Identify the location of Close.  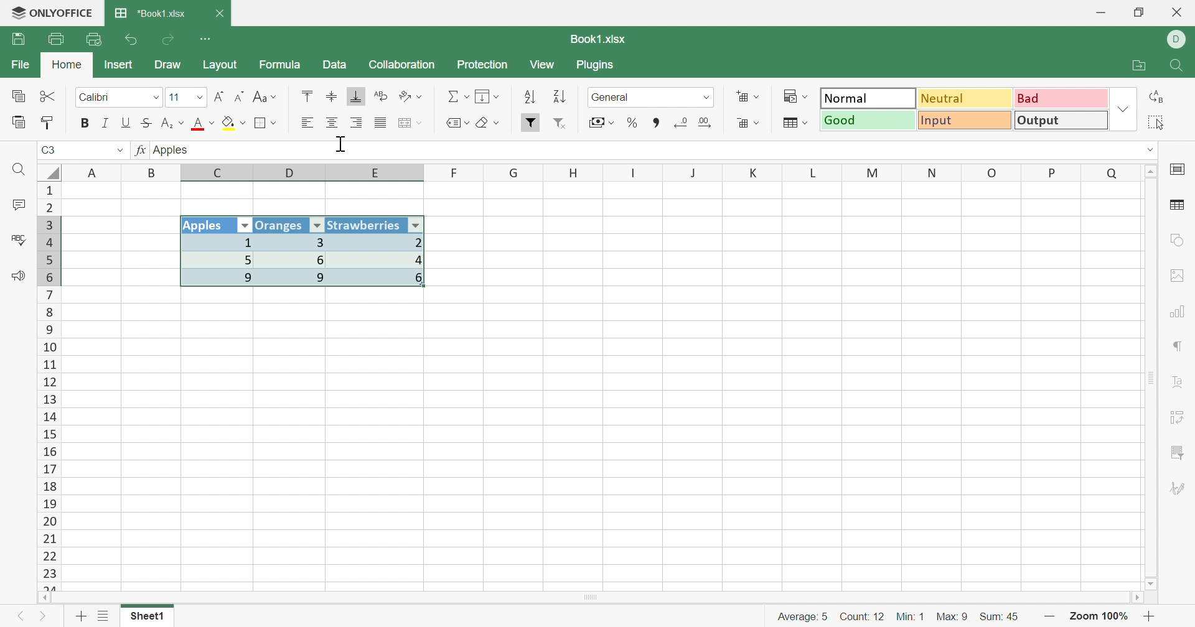
(1178, 13).